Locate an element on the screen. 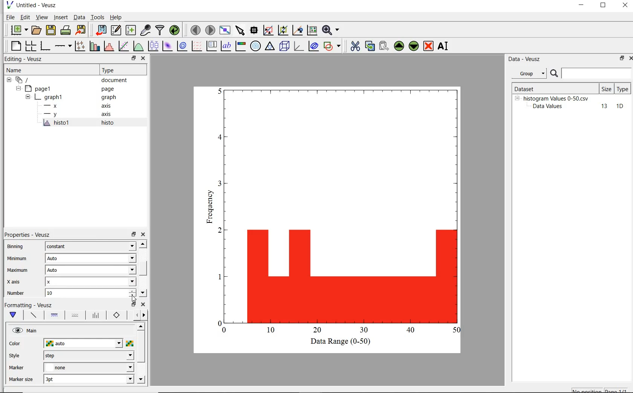 Image resolution: width=633 pixels, height=393 pixels. 13 is located at coordinates (601, 107).